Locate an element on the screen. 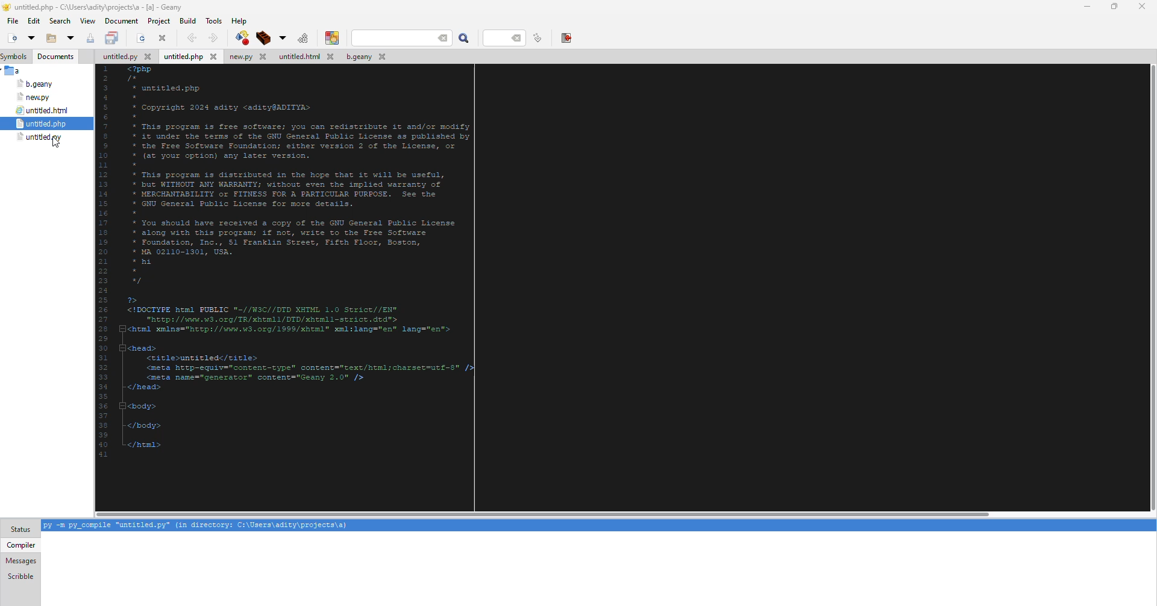 This screenshot has width=1157, height=606. edit is located at coordinates (34, 22).